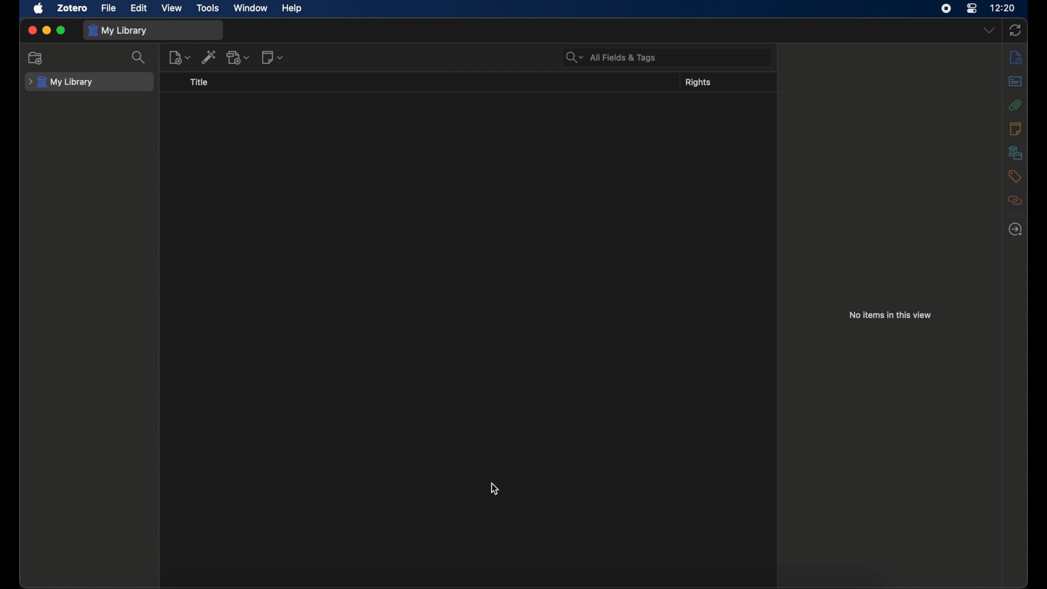  What do you see at coordinates (32, 31) in the screenshot?
I see `close` at bounding box center [32, 31].